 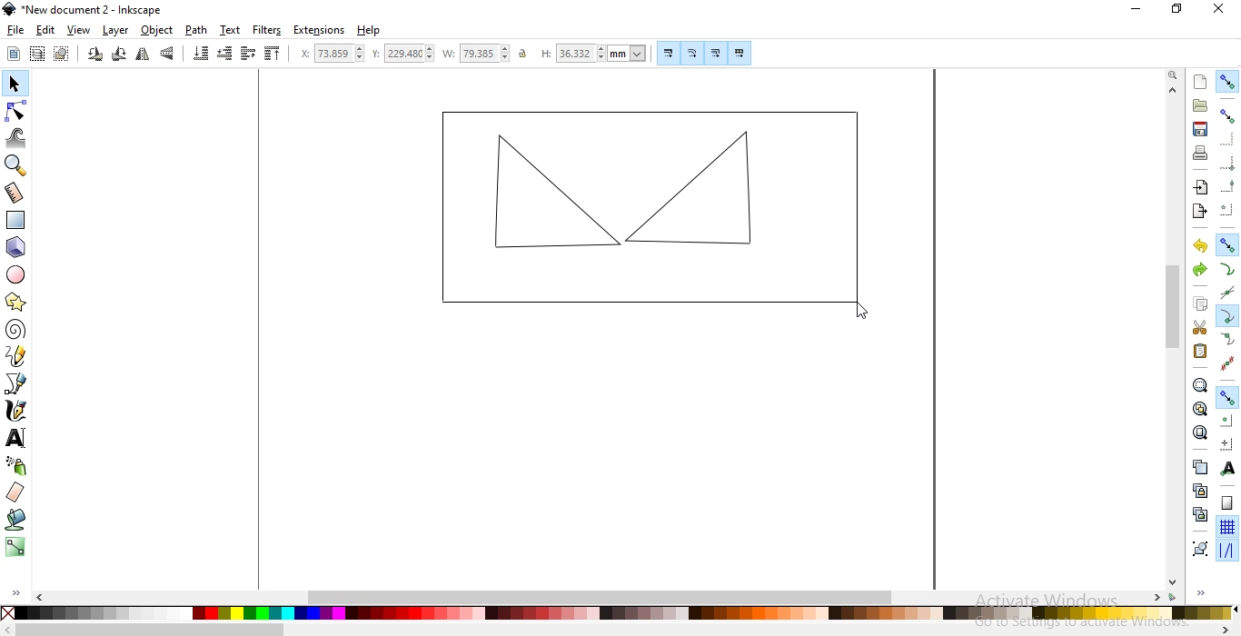 I want to click on snap smooth nodes incl quadrant points of ellipses, so click(x=1227, y=339).